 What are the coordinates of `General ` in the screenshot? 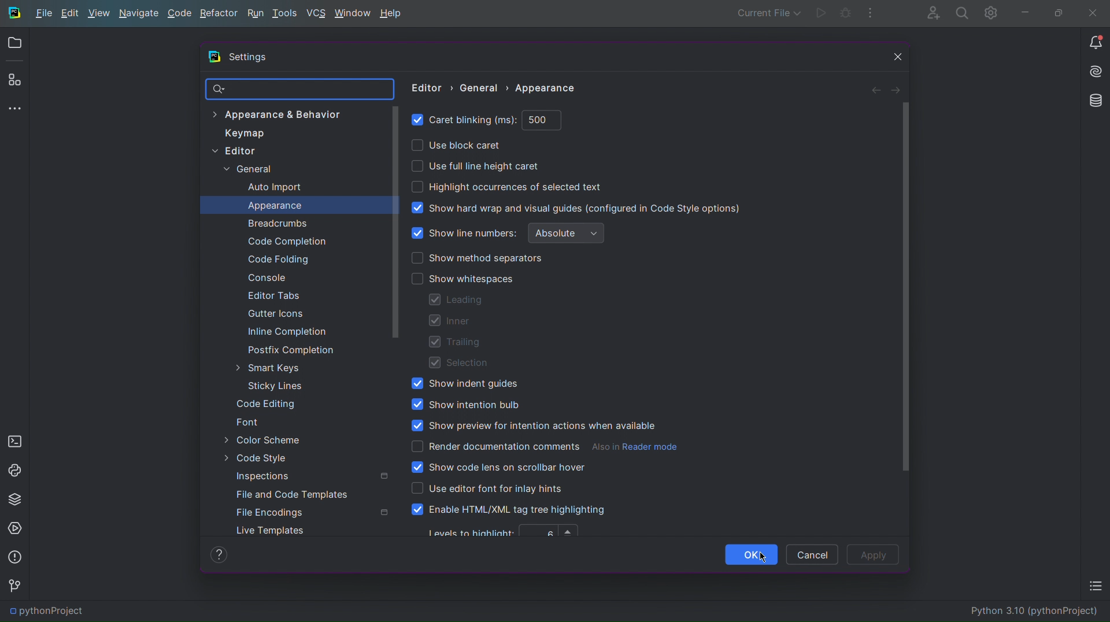 It's located at (483, 88).